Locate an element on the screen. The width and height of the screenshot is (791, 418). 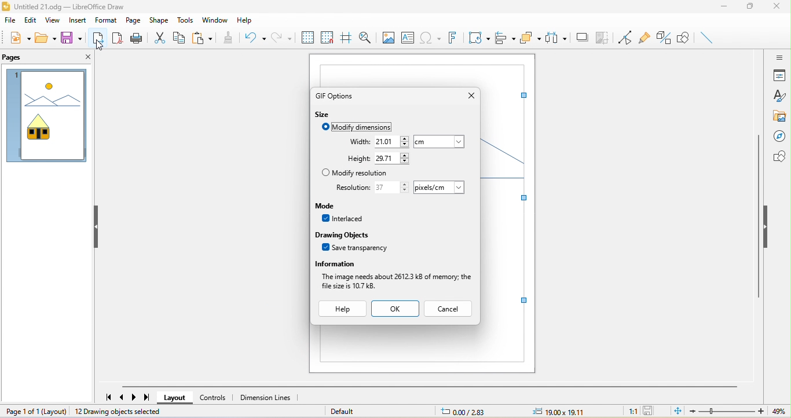
export as pdf is located at coordinates (117, 37).